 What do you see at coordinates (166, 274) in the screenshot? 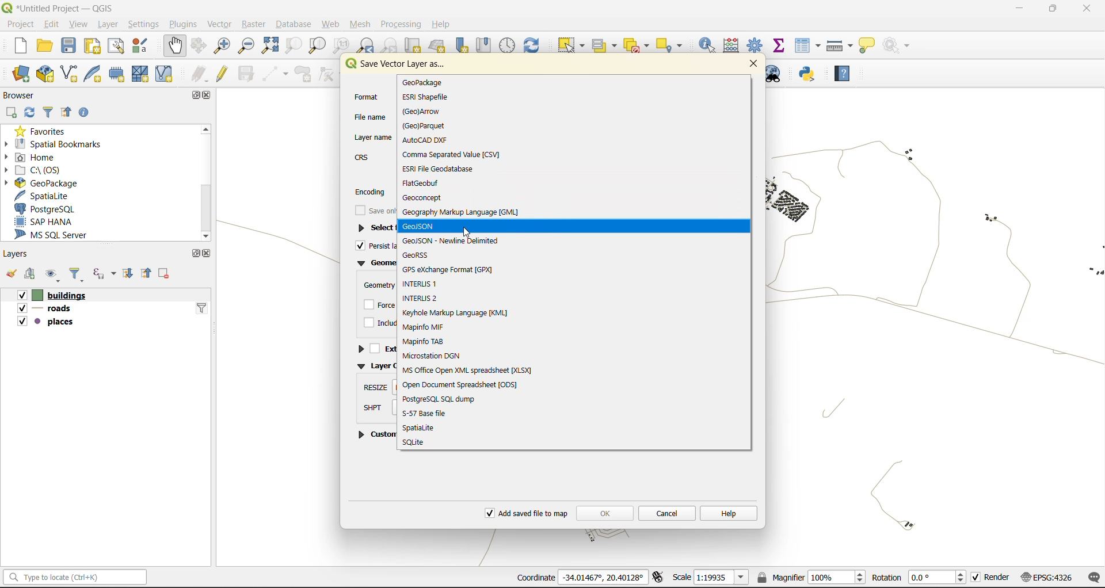
I see `remove` at bounding box center [166, 274].